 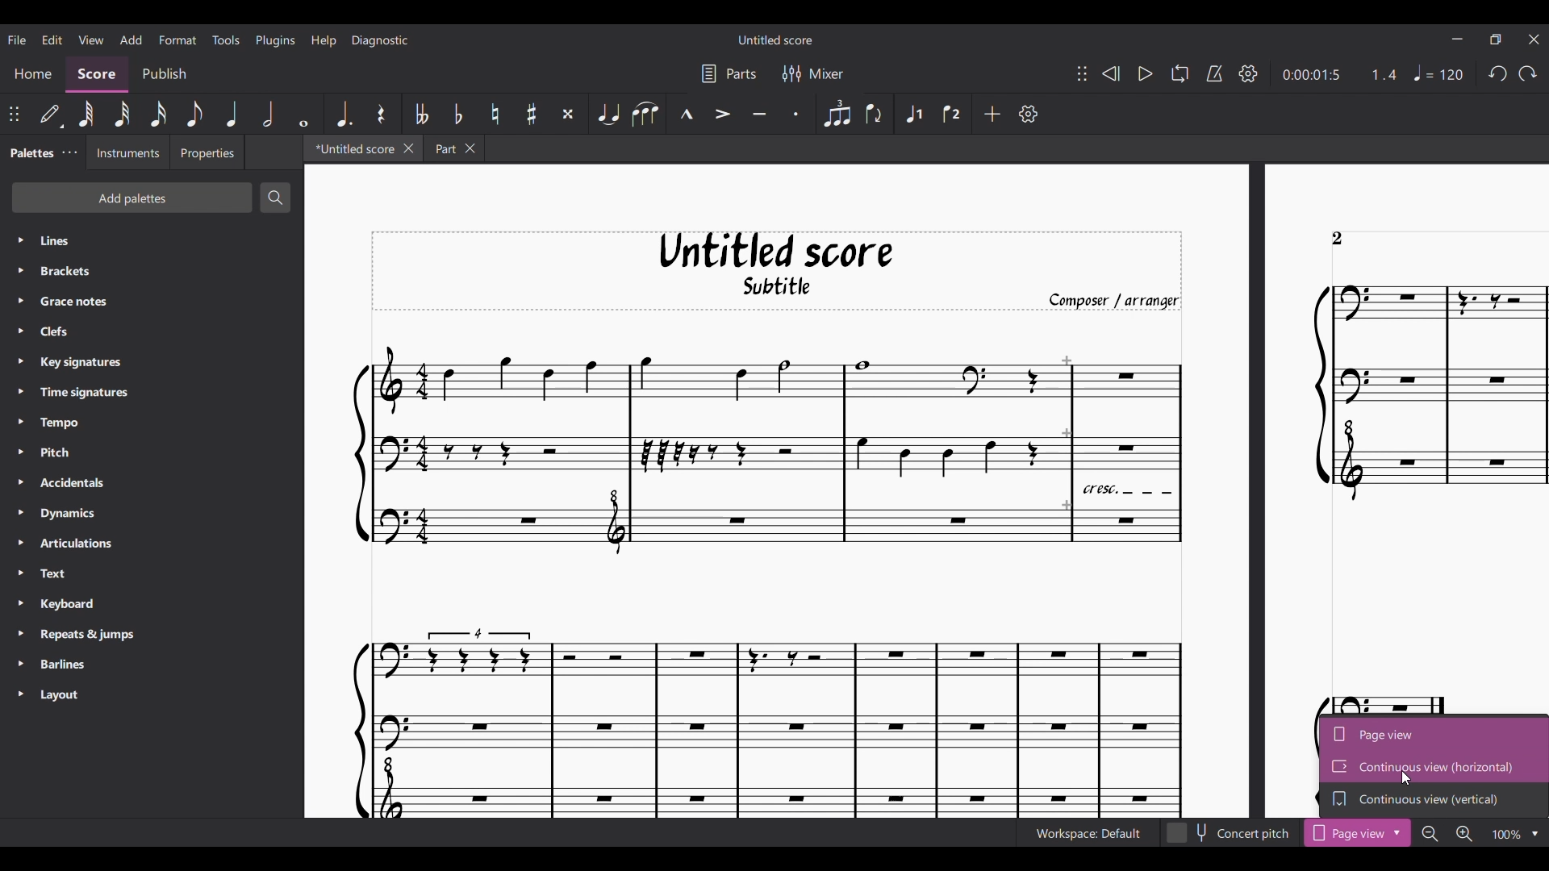 What do you see at coordinates (1111, 74) in the screenshot?
I see `Rewind` at bounding box center [1111, 74].